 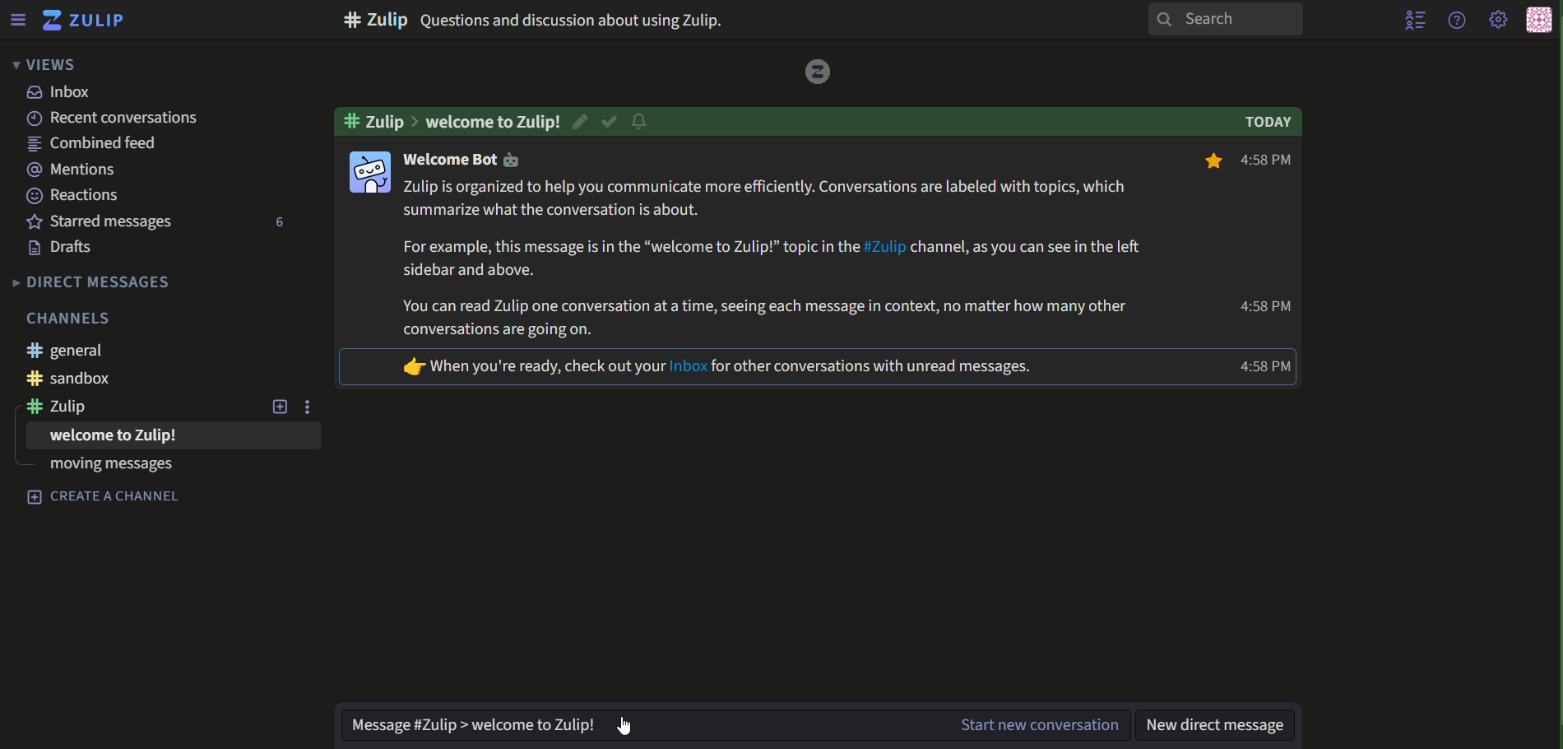 What do you see at coordinates (67, 409) in the screenshot?
I see `text` at bounding box center [67, 409].